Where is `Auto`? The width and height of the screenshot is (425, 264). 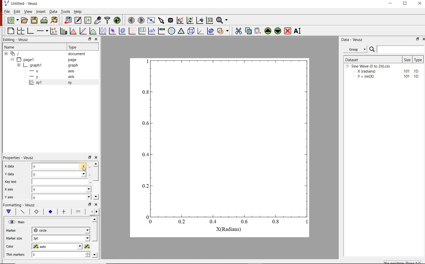
Auto is located at coordinates (61, 174).